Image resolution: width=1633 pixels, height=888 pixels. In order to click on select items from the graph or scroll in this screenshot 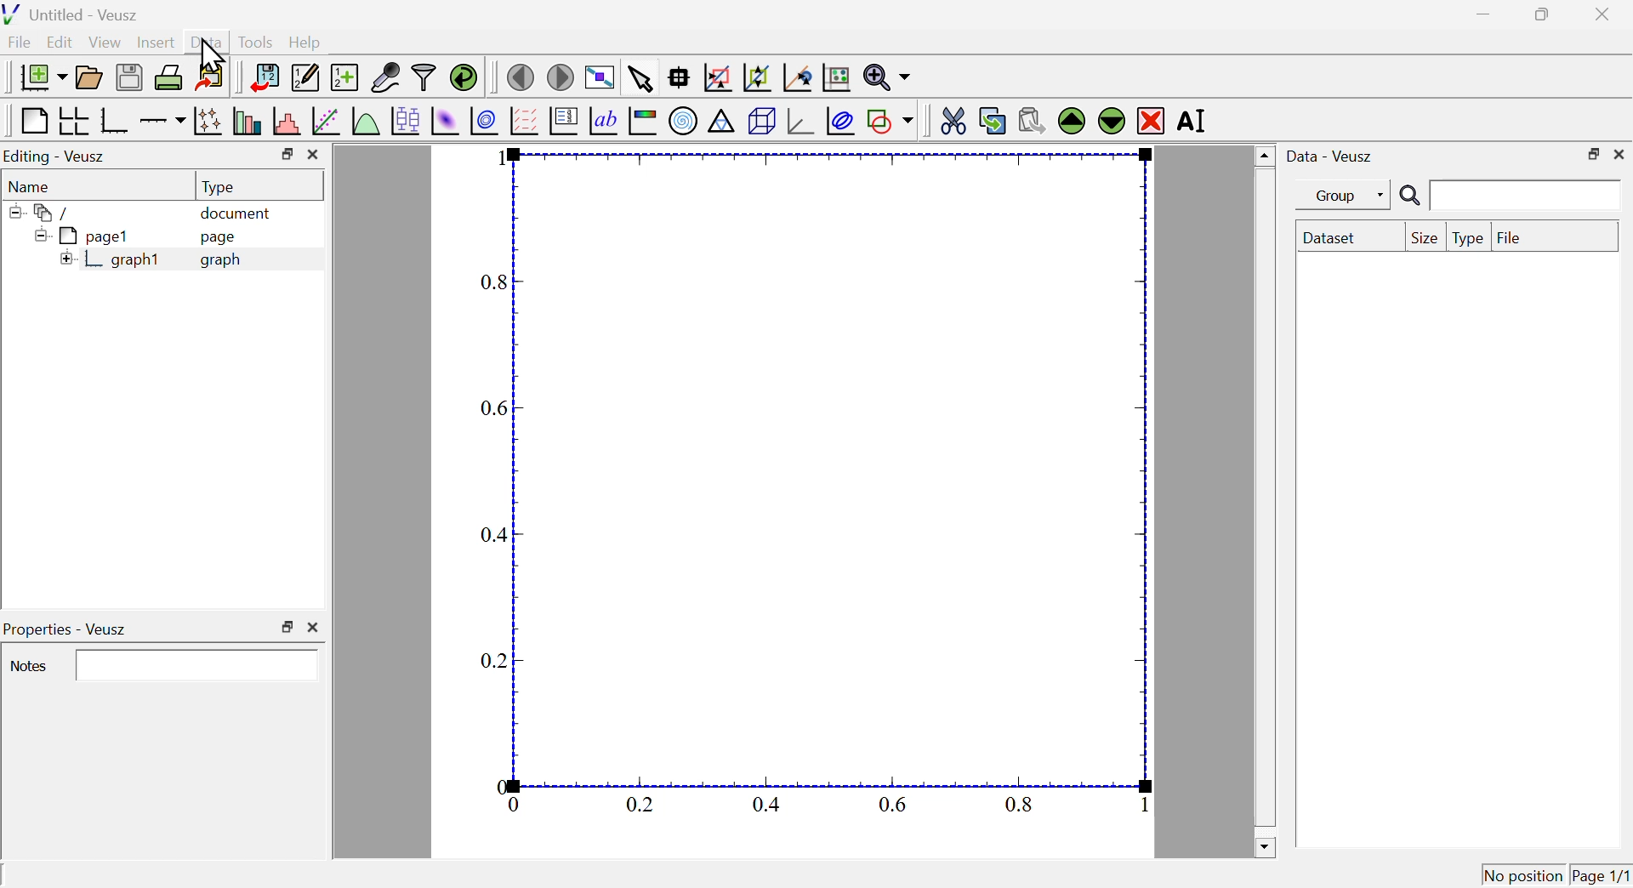, I will do `click(640, 77)`.